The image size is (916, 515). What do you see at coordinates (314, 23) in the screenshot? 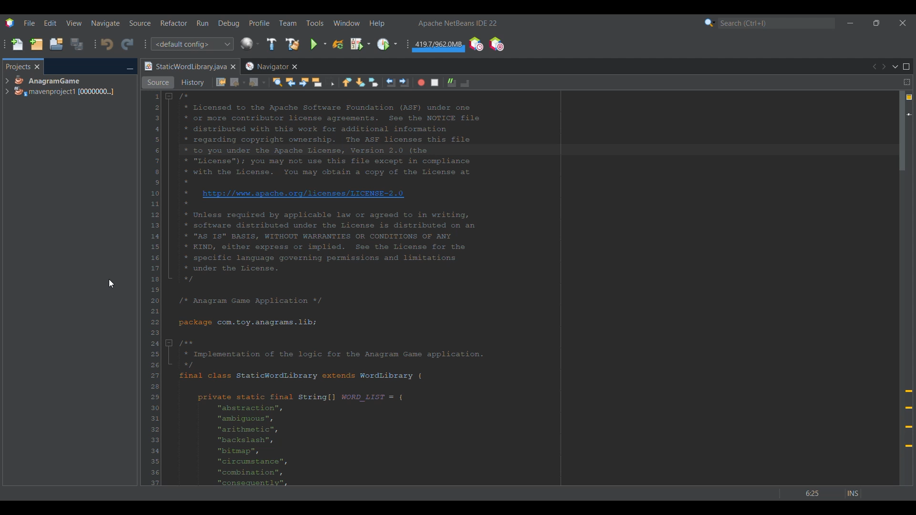
I see `Tools menu` at bounding box center [314, 23].